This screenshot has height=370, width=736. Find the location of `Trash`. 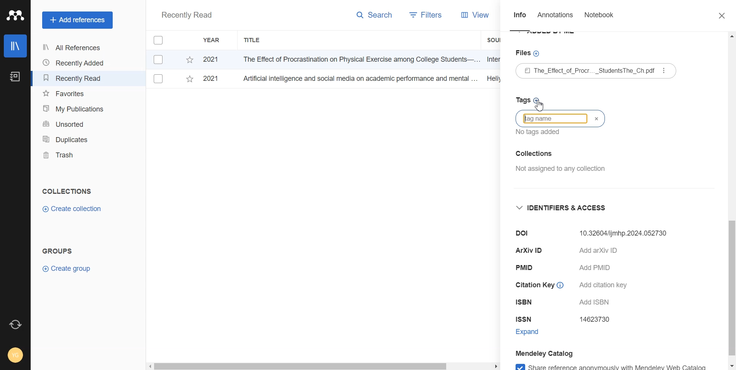

Trash is located at coordinates (75, 155).